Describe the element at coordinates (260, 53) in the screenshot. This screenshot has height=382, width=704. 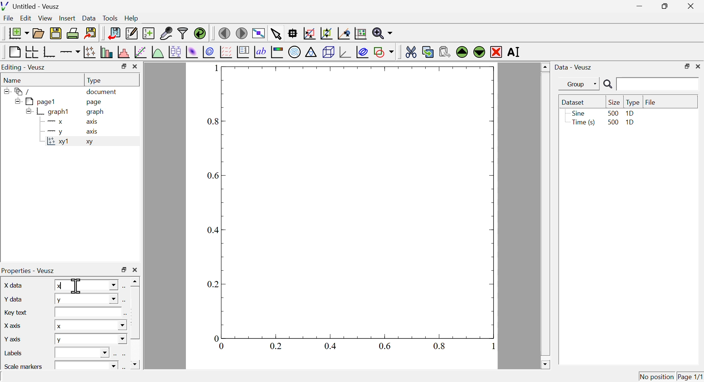
I see `text label` at that location.